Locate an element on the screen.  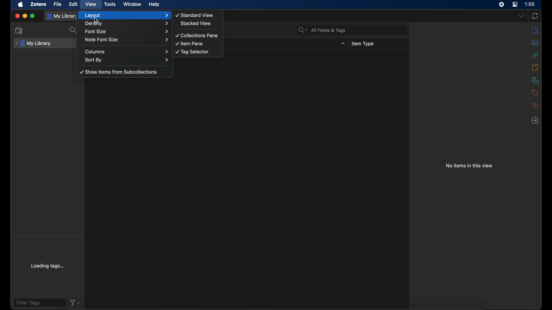
maximize is located at coordinates (32, 16).